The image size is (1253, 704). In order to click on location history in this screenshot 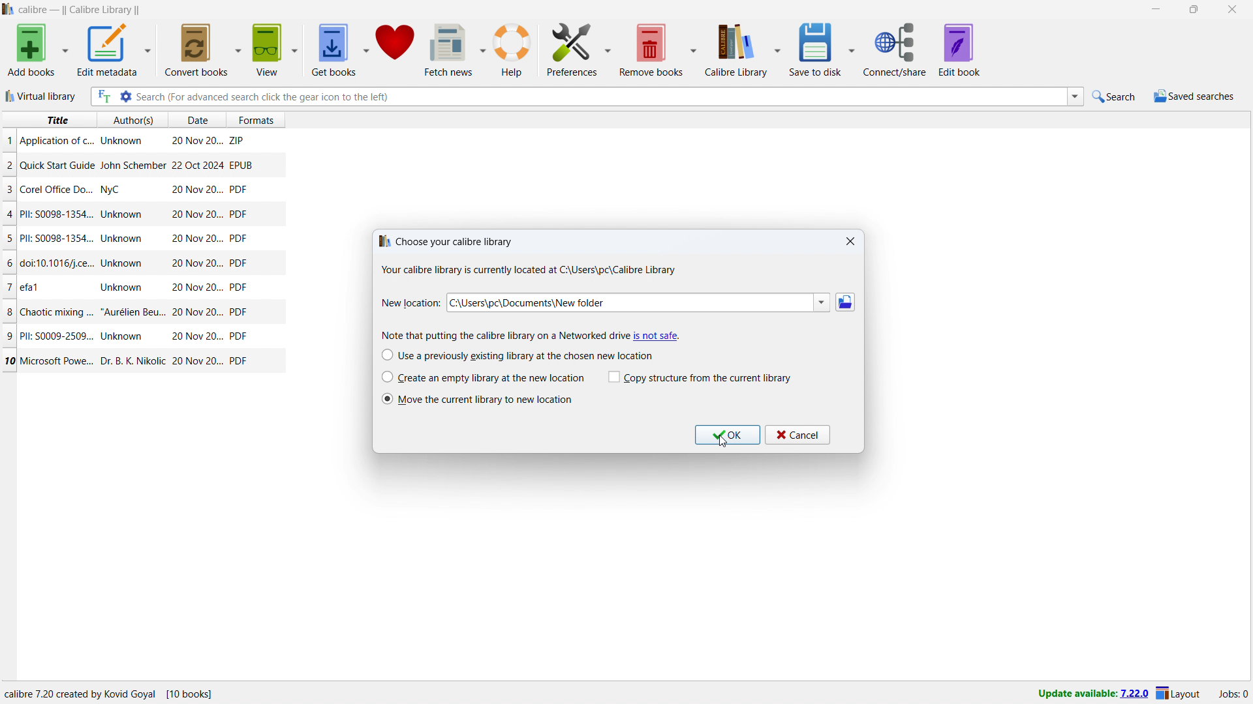, I will do `click(822, 302)`.